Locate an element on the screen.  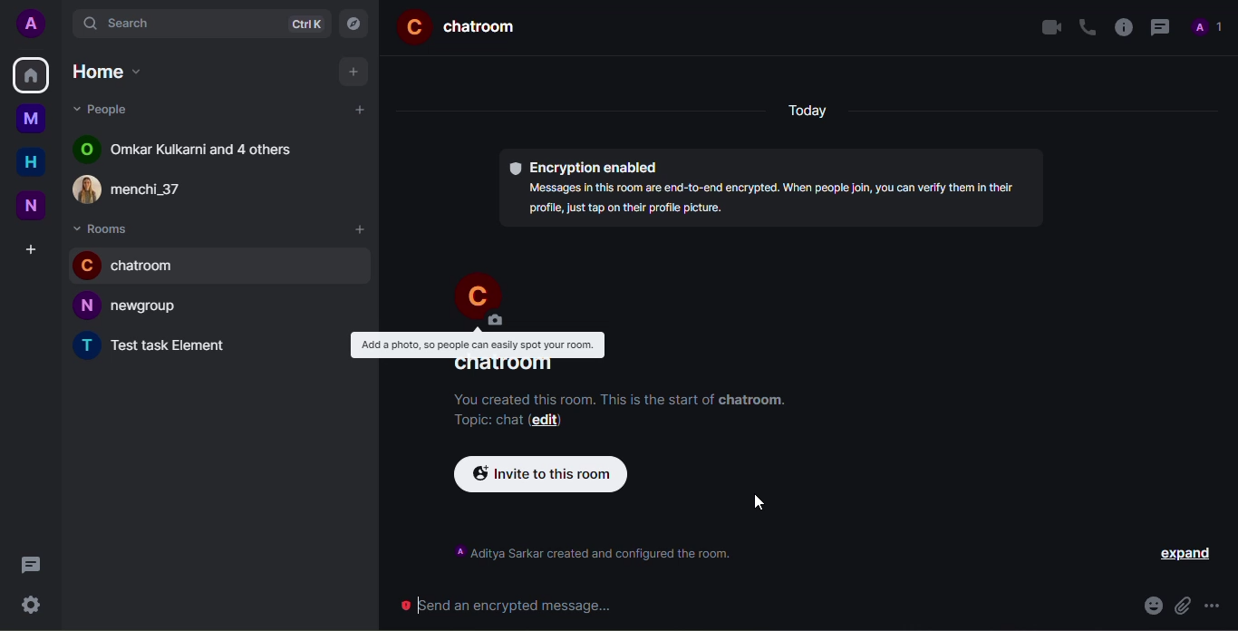
You created this room. This is the start of chatroom. is located at coordinates (623, 397).